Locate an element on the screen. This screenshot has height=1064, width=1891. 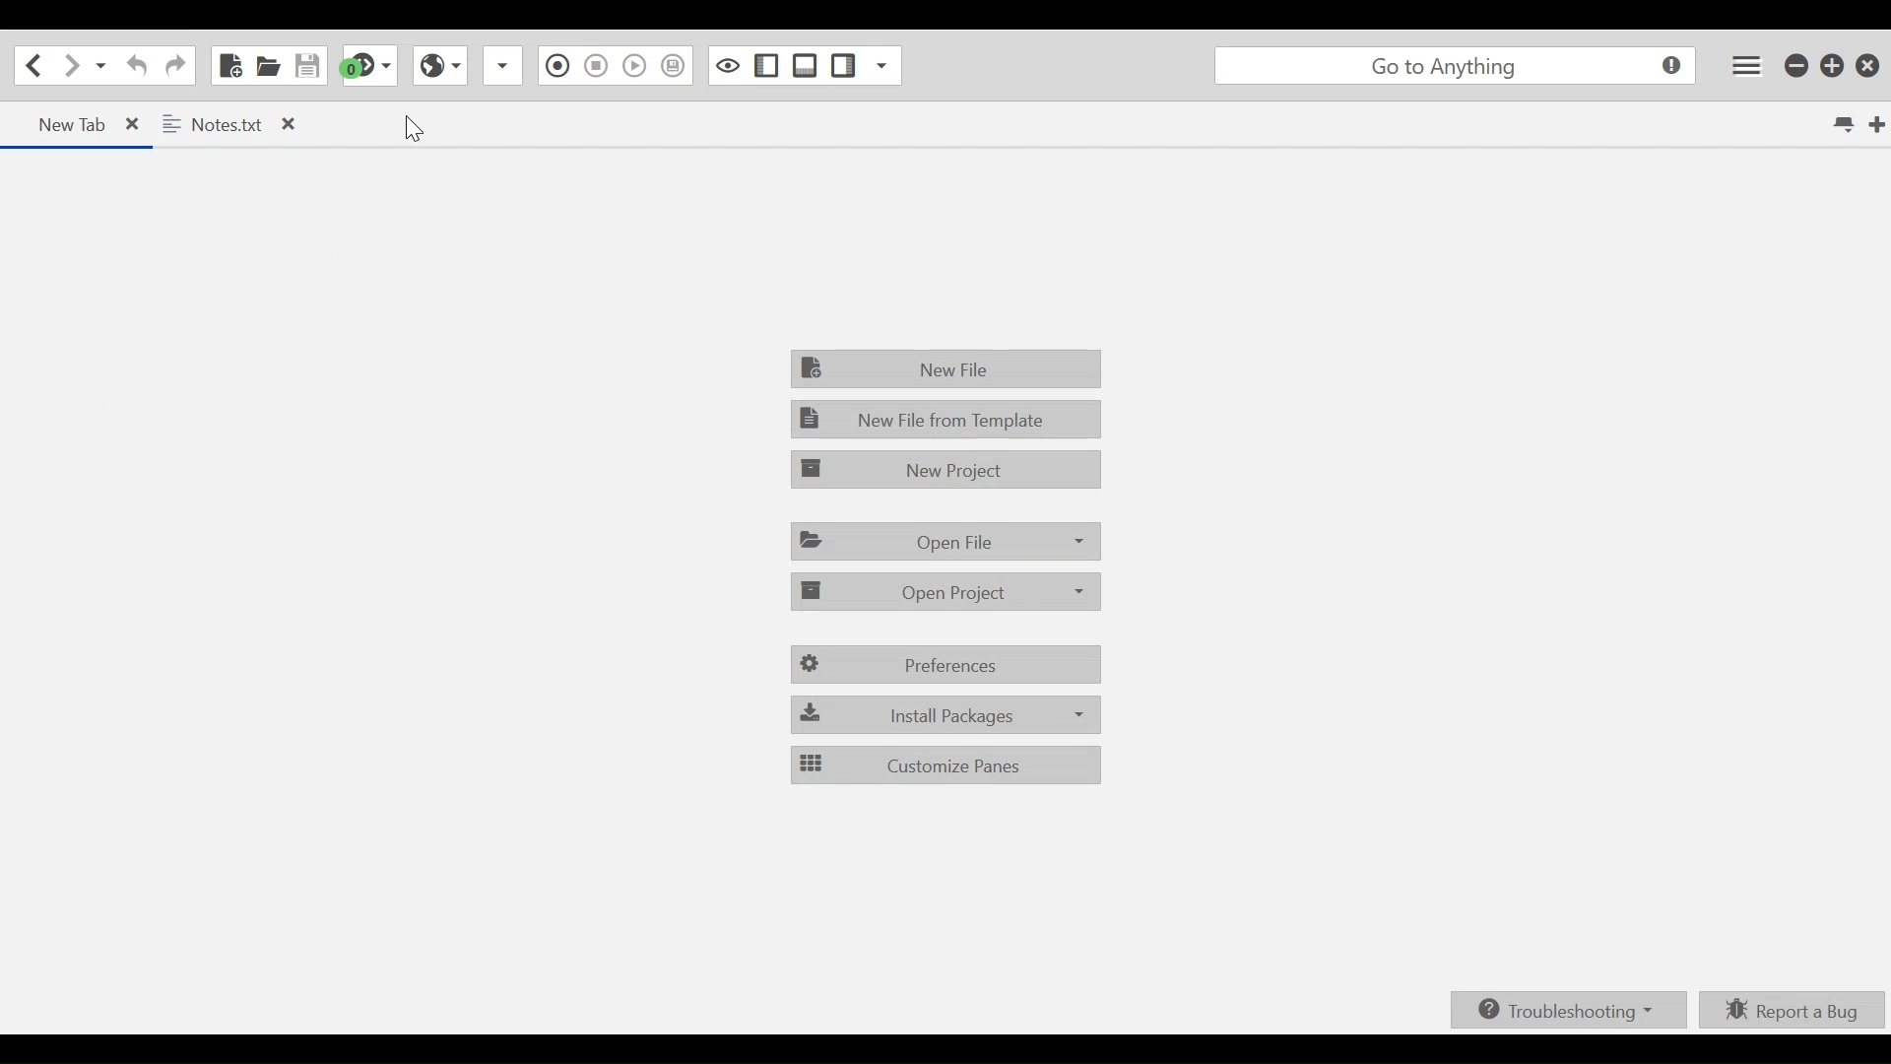
pause is located at coordinates (598, 66).